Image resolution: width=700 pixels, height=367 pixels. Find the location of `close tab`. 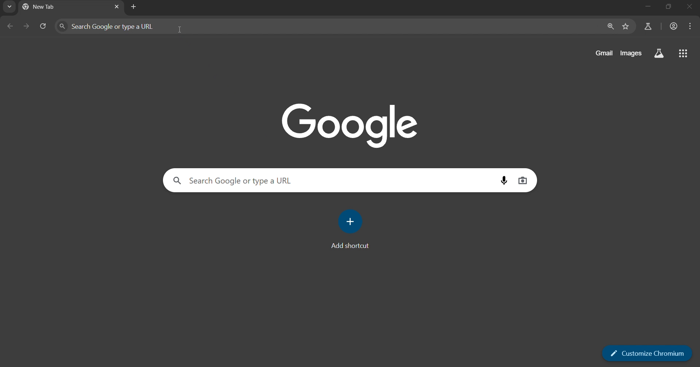

close tab is located at coordinates (116, 7).